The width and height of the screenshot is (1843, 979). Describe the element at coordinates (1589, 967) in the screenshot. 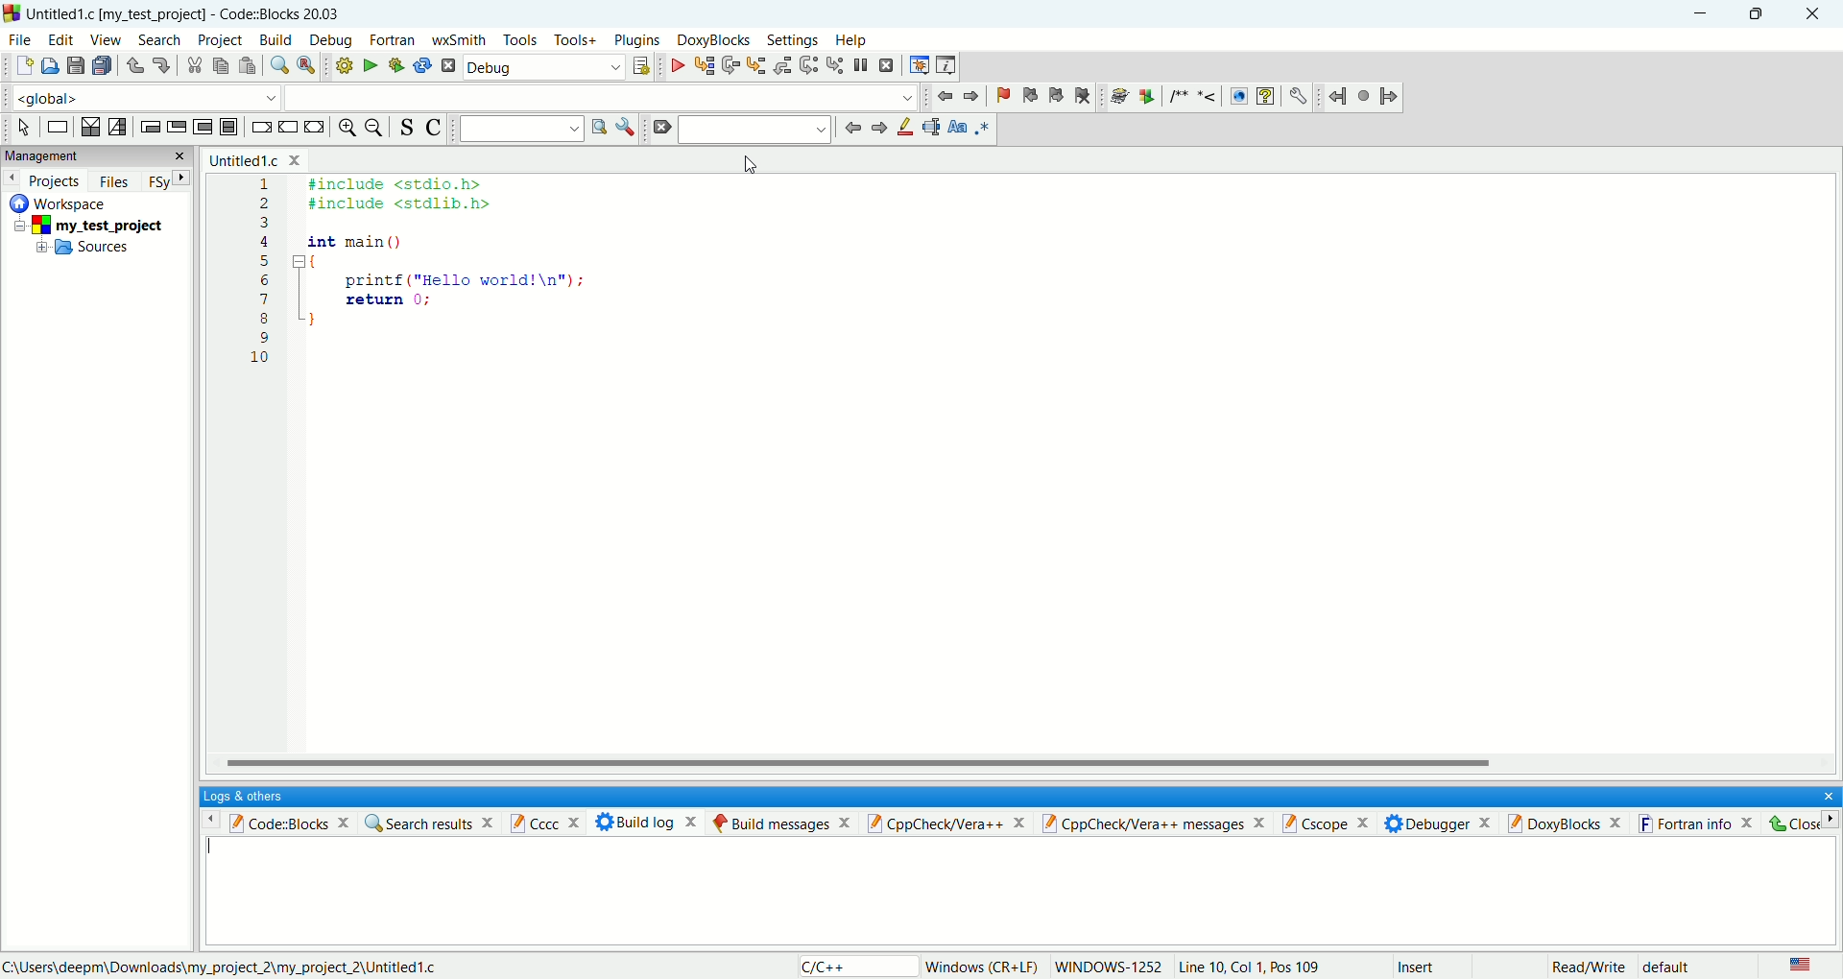

I see `read/write` at that location.